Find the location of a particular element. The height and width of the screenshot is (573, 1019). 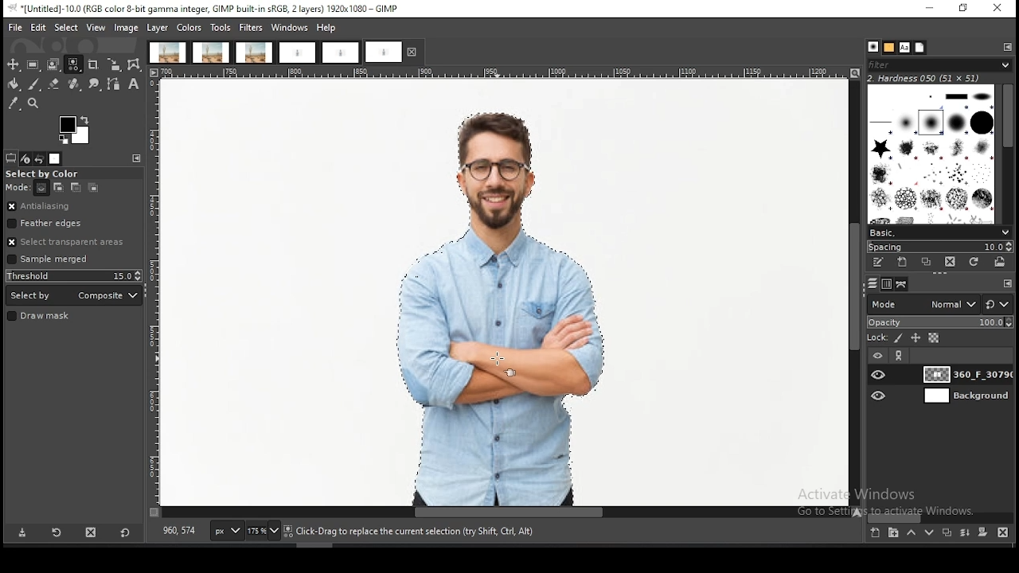

reset is located at coordinates (125, 531).